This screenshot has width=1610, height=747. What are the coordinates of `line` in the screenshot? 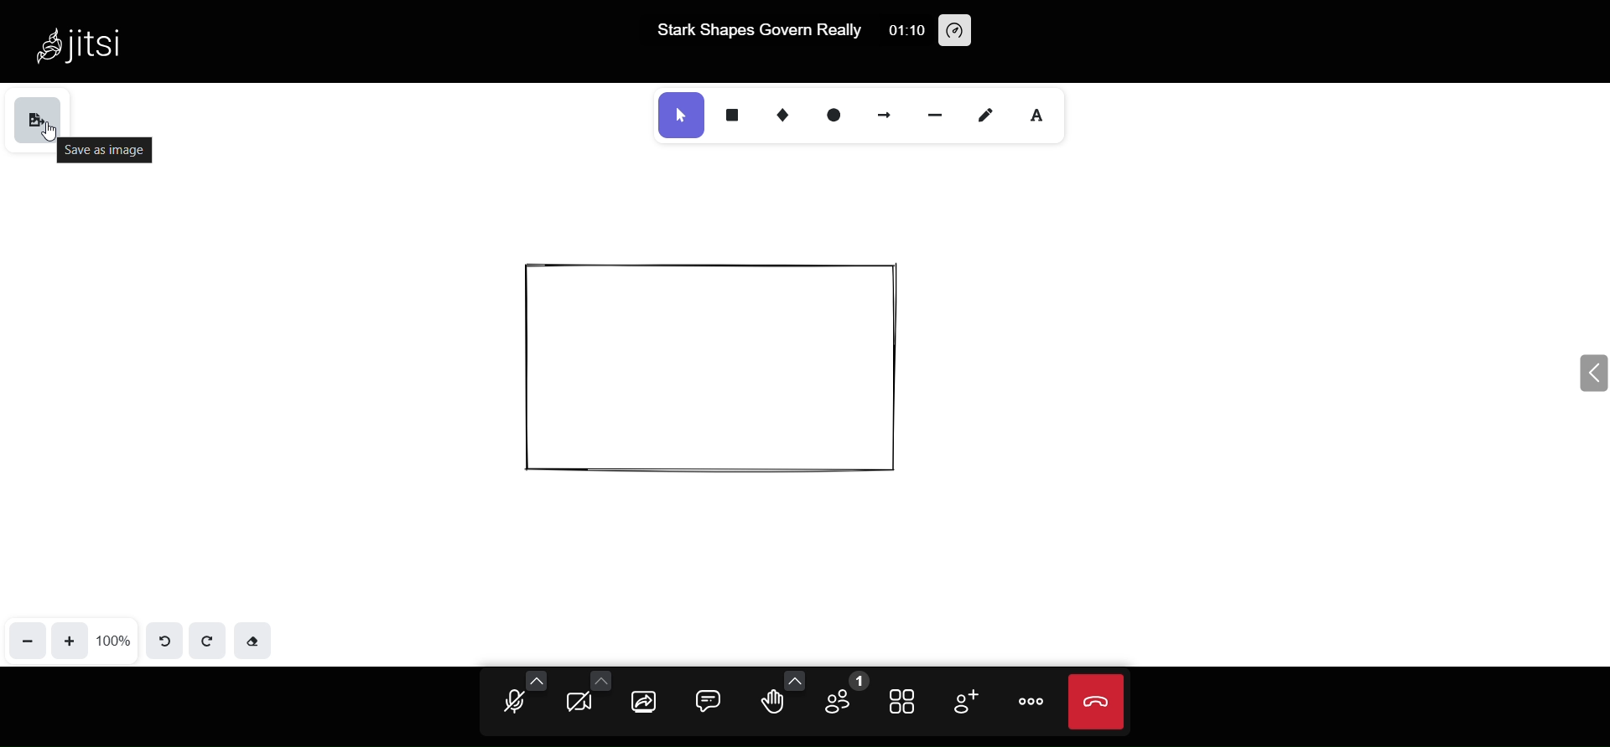 It's located at (936, 111).